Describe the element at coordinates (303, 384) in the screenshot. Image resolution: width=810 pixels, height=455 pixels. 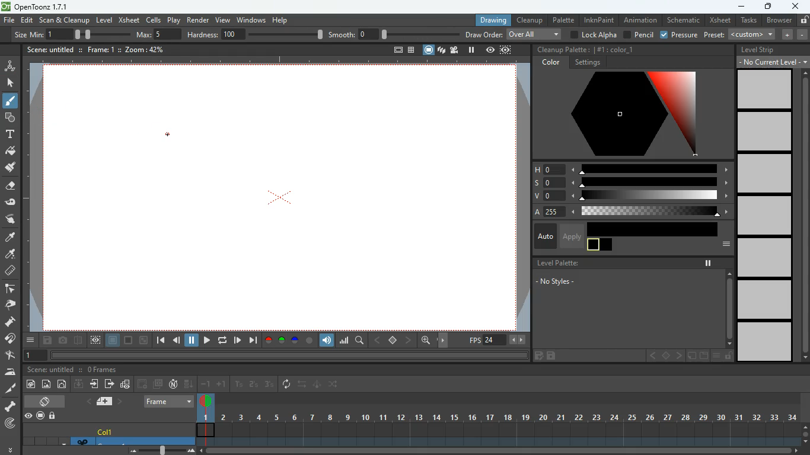
I see `swap` at that location.